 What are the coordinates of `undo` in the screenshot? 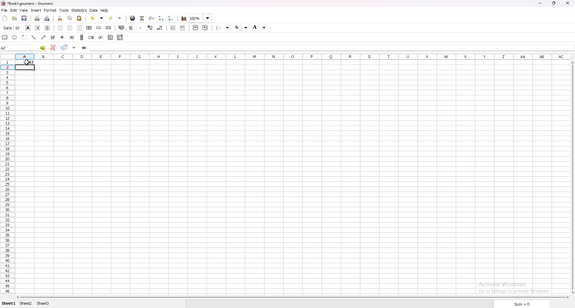 It's located at (98, 18).